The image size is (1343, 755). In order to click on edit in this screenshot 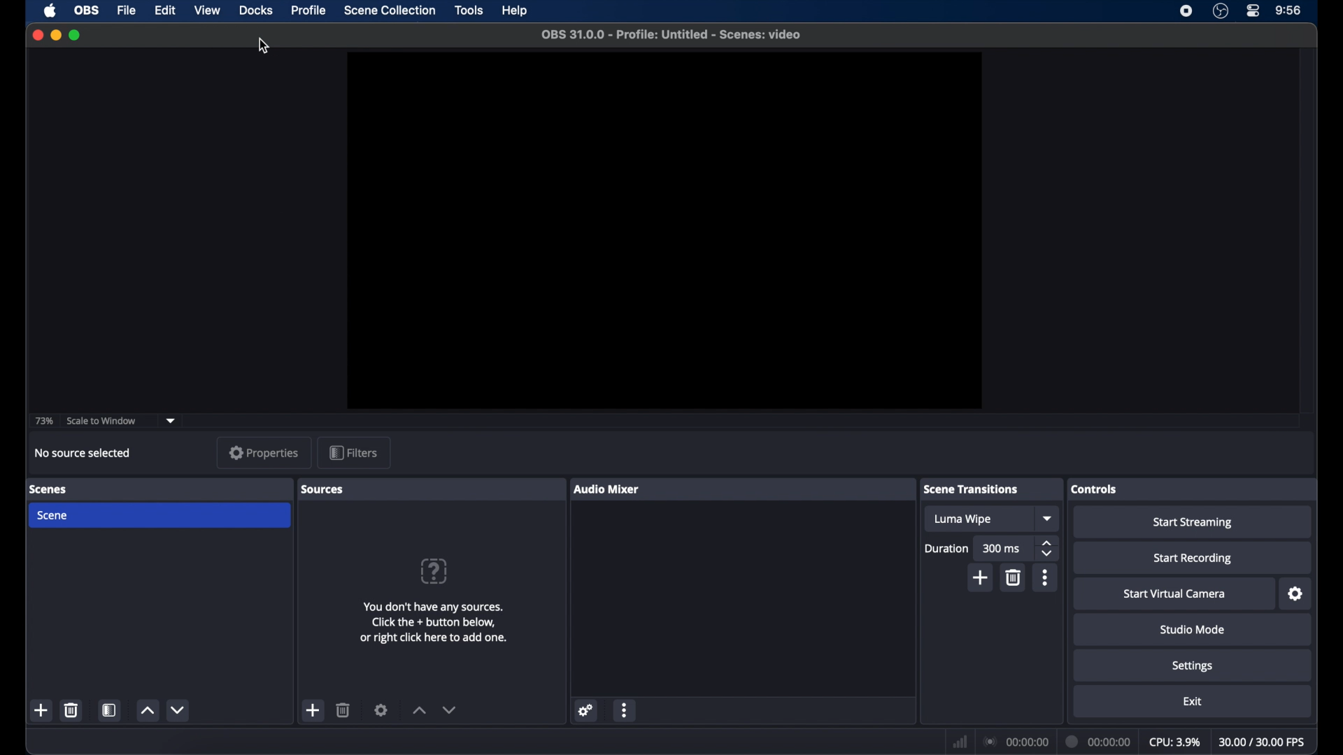, I will do `click(164, 10)`.